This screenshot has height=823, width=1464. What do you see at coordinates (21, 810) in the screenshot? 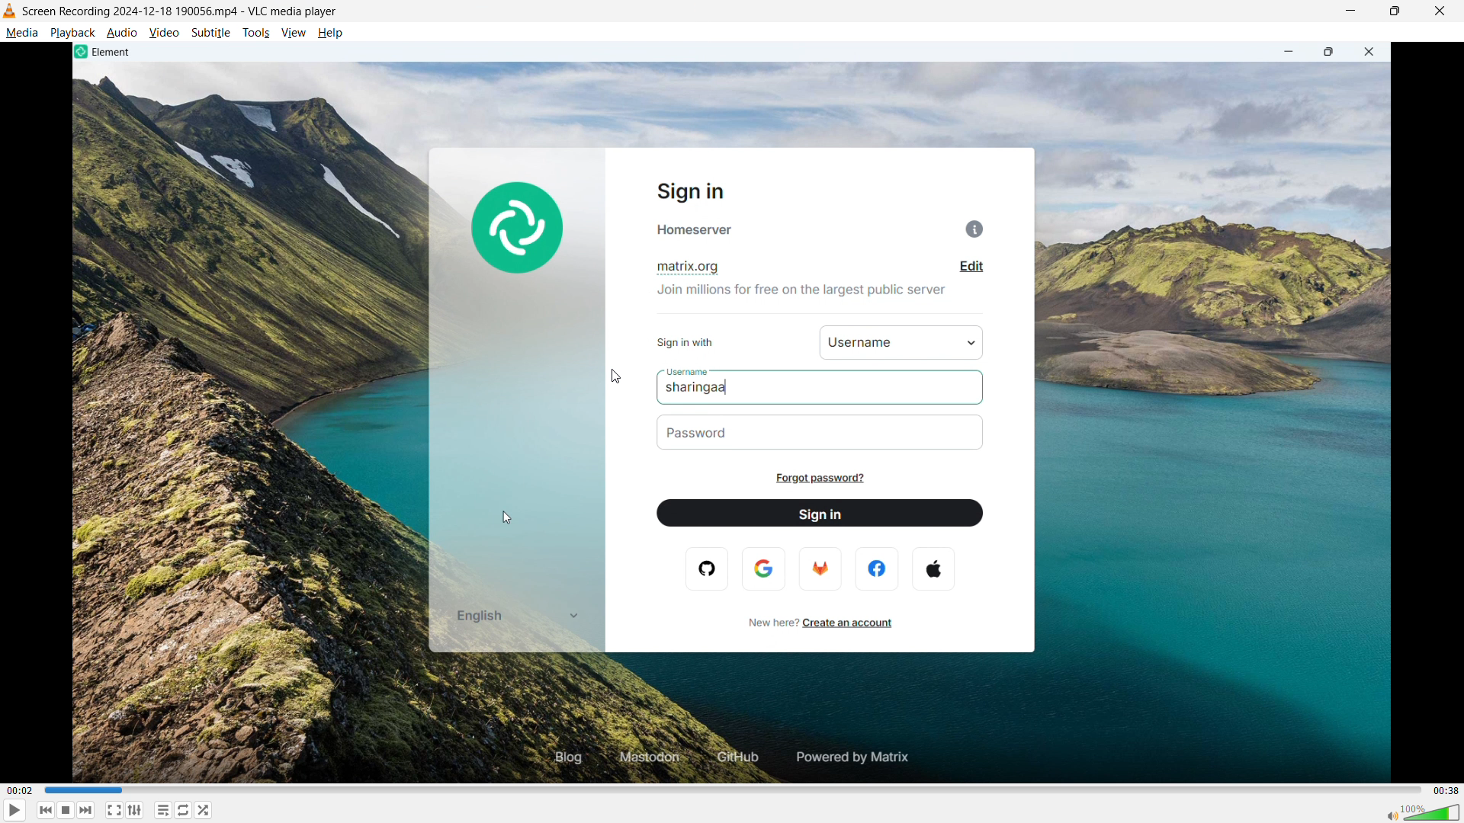
I see `play ` at bounding box center [21, 810].